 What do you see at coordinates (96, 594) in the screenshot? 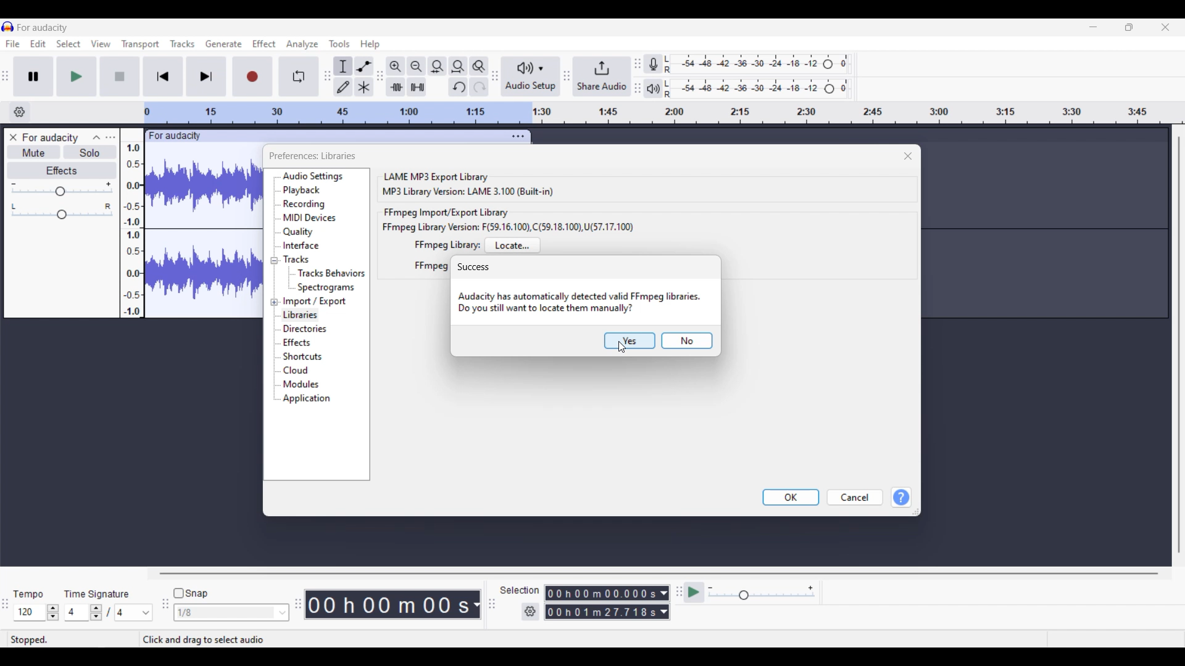
I see `time signature` at bounding box center [96, 594].